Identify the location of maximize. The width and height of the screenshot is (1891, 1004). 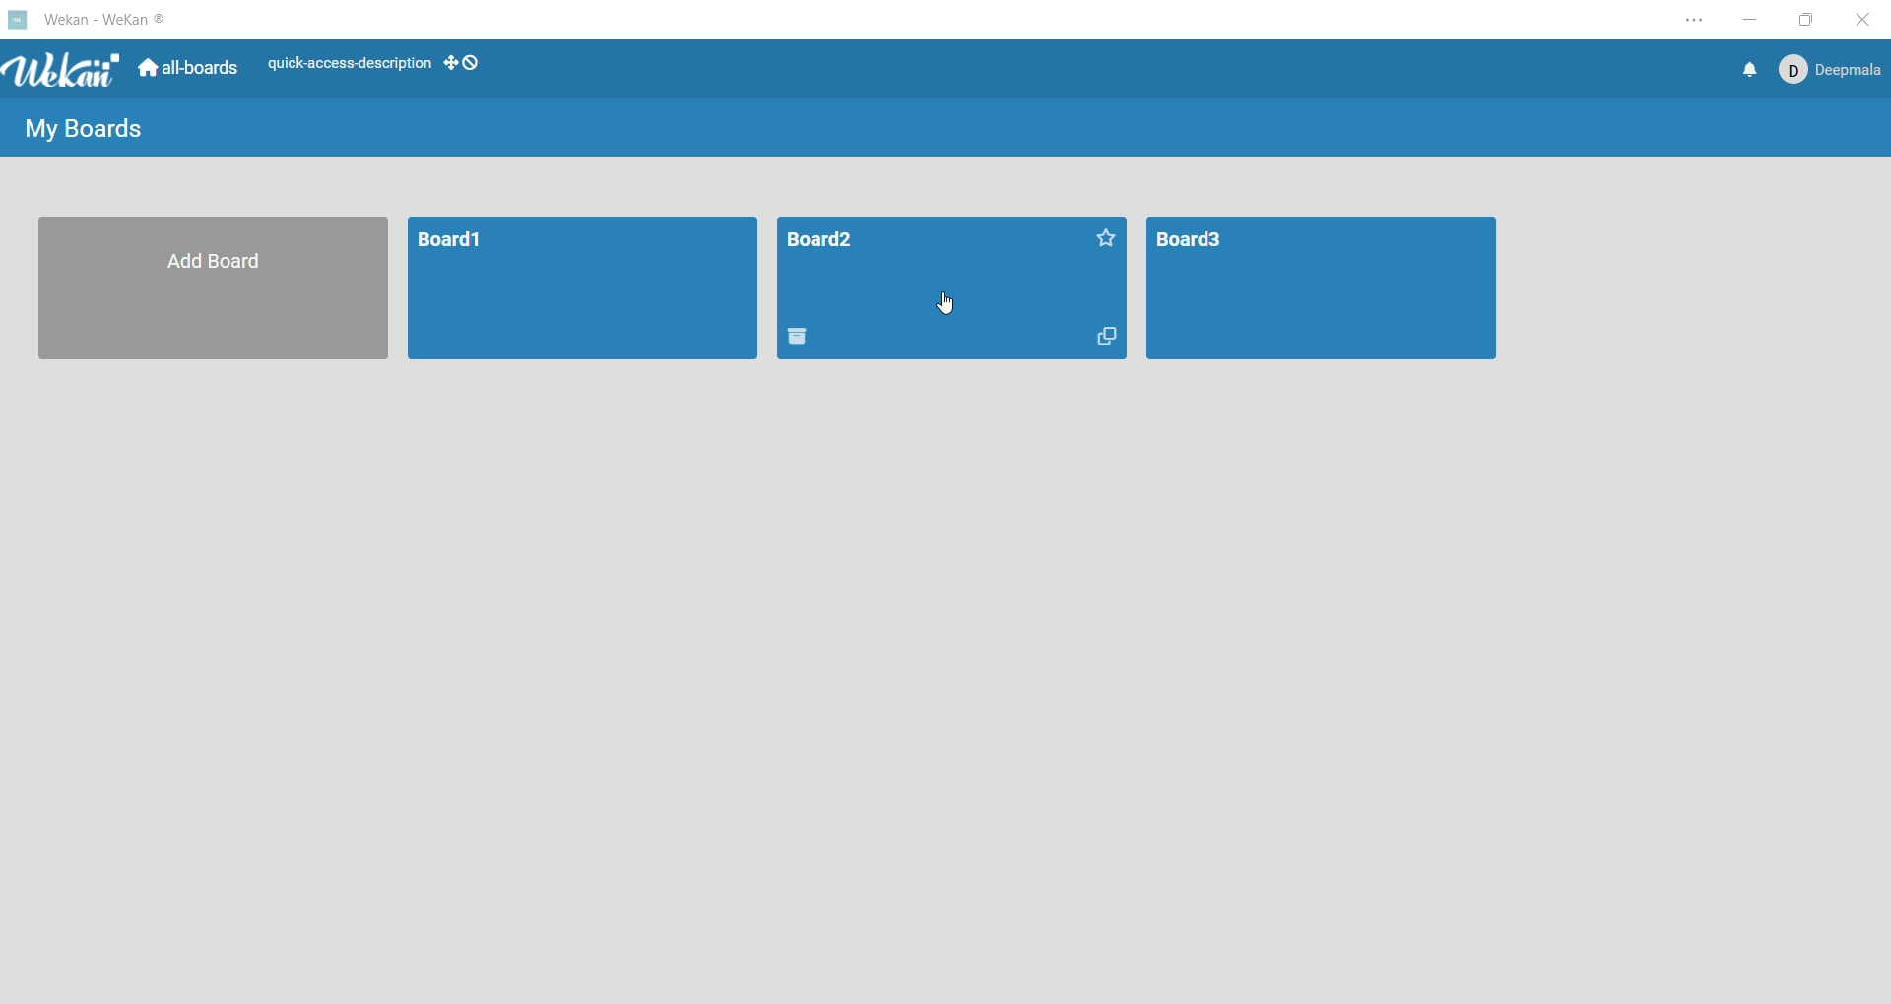
(1806, 22).